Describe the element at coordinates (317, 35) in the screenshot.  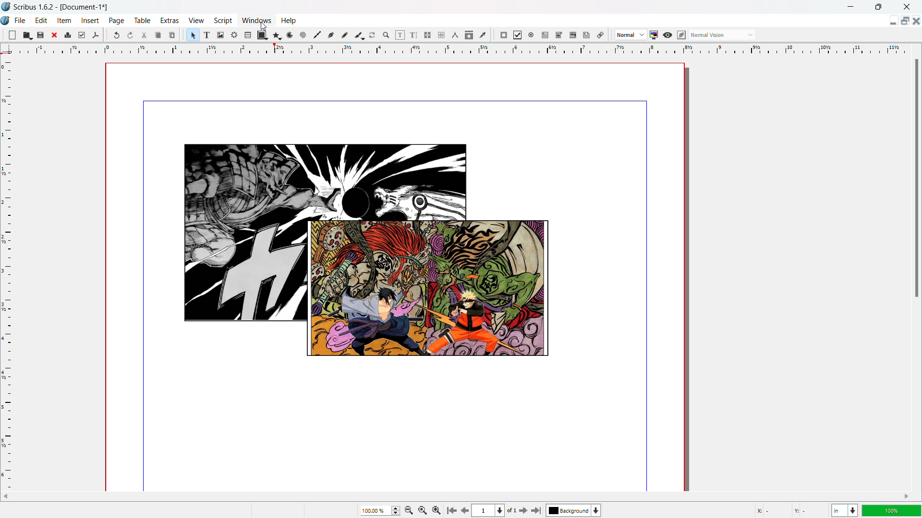
I see `line` at that location.